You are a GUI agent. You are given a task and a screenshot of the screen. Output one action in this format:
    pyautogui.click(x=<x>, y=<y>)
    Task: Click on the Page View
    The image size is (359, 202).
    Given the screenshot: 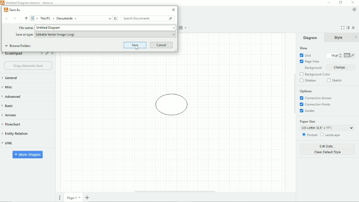 What is the action you would take?
    pyautogui.click(x=309, y=61)
    